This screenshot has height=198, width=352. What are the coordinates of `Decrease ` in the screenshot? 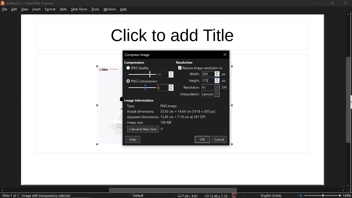 It's located at (171, 76).